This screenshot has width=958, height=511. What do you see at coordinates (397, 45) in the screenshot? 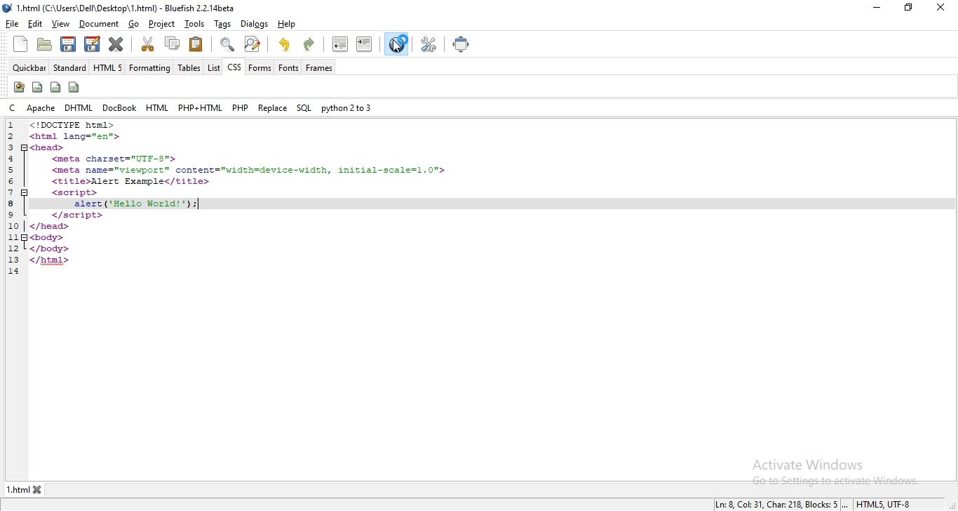
I see `view in browser` at bounding box center [397, 45].